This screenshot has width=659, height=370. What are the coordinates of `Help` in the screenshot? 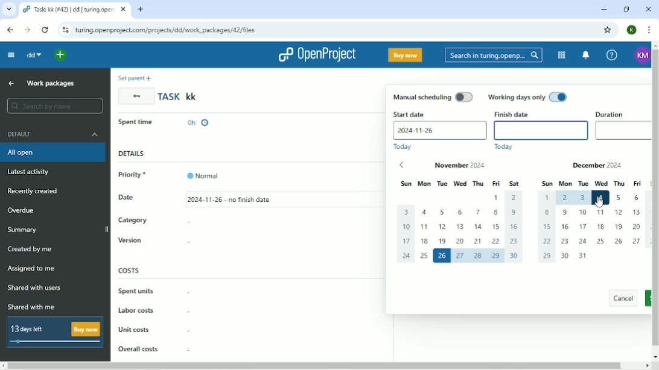 It's located at (611, 55).